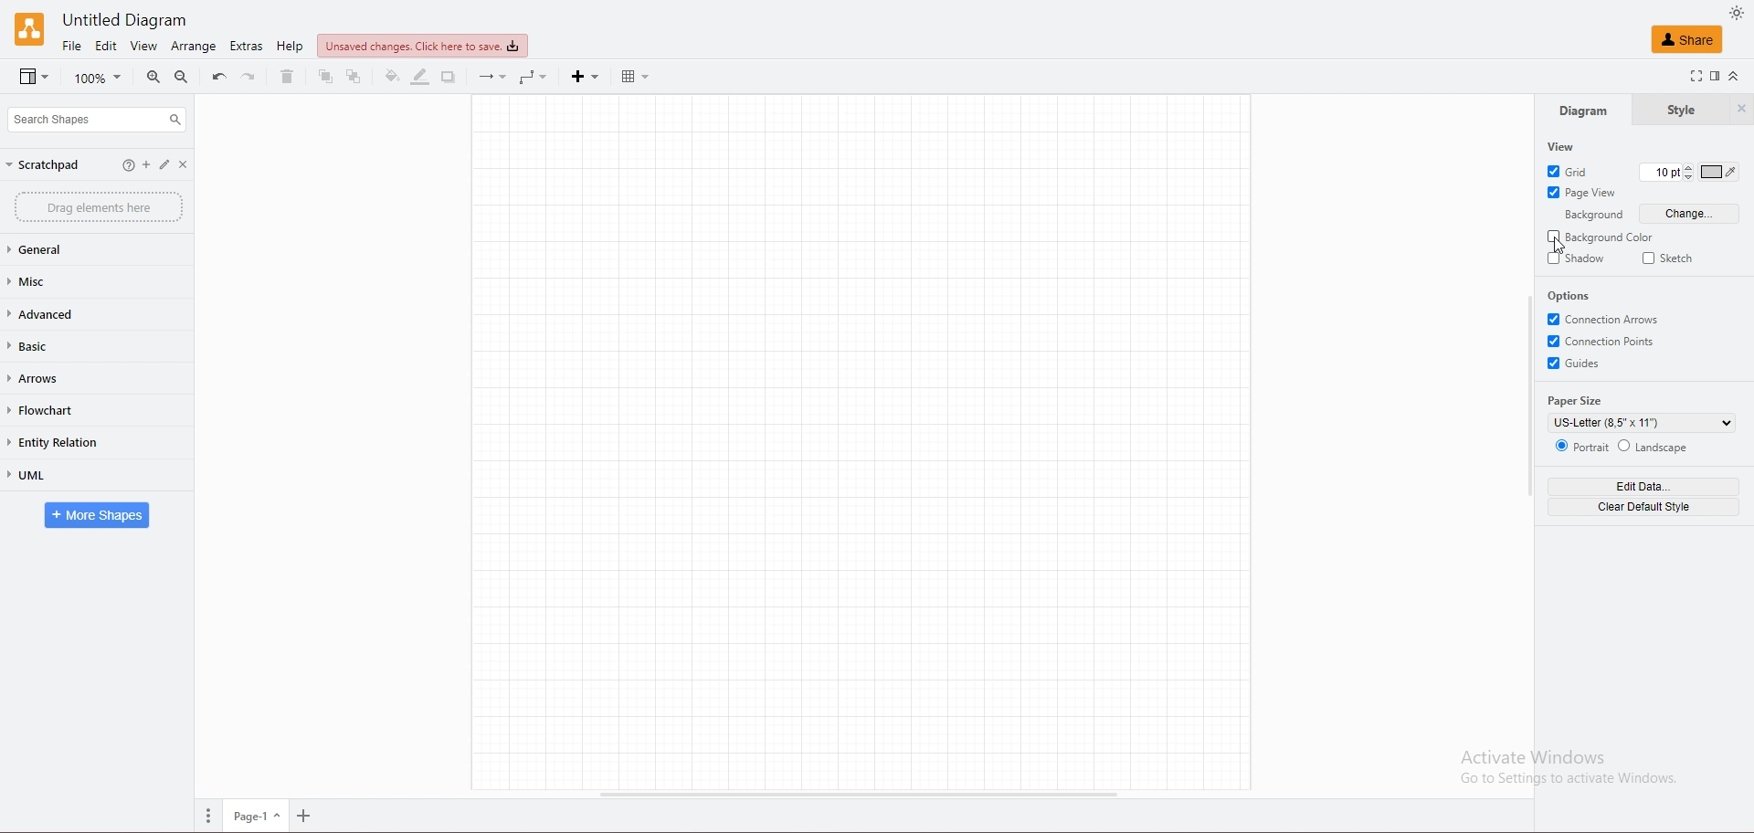  I want to click on undo, so click(220, 77).